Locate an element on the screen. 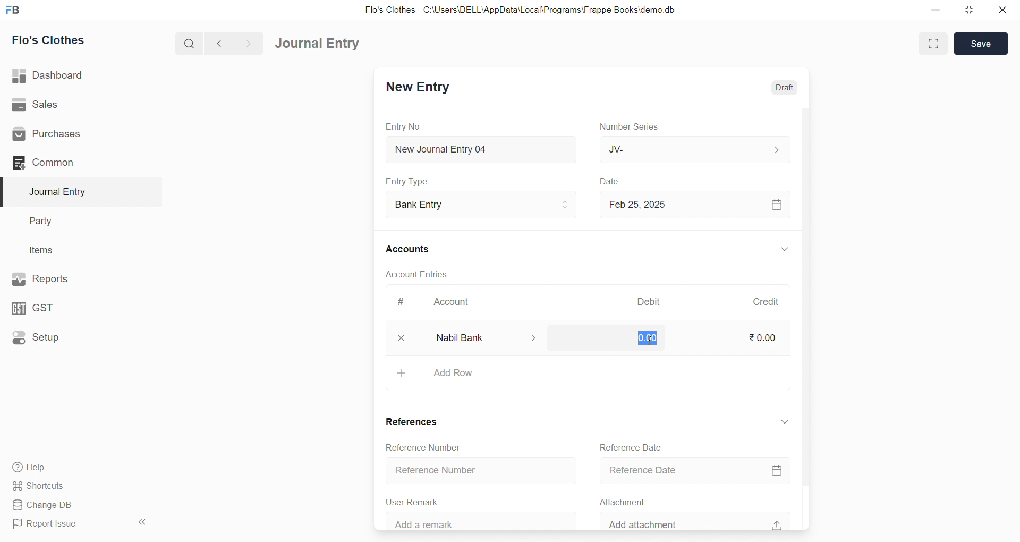 The image size is (1020, 542). Common is located at coordinates (71, 162).